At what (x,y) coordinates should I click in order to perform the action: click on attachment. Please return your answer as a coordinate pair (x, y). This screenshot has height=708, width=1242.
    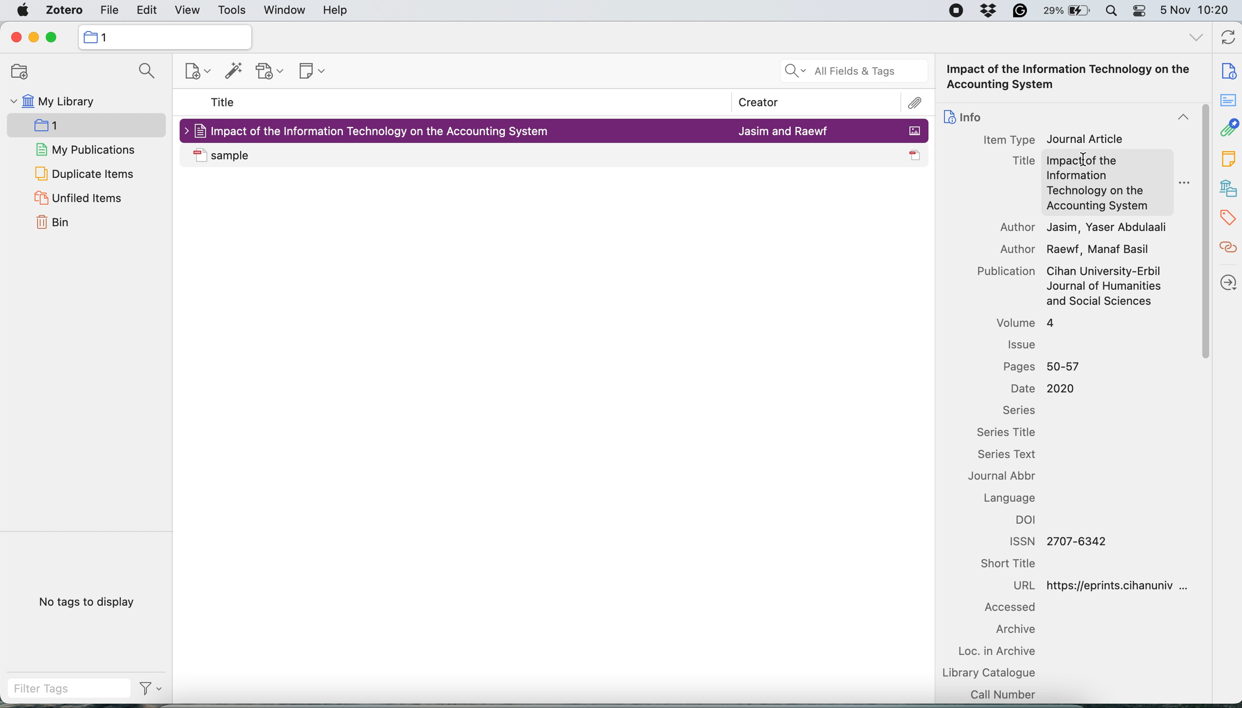
    Looking at the image, I should click on (1228, 128).